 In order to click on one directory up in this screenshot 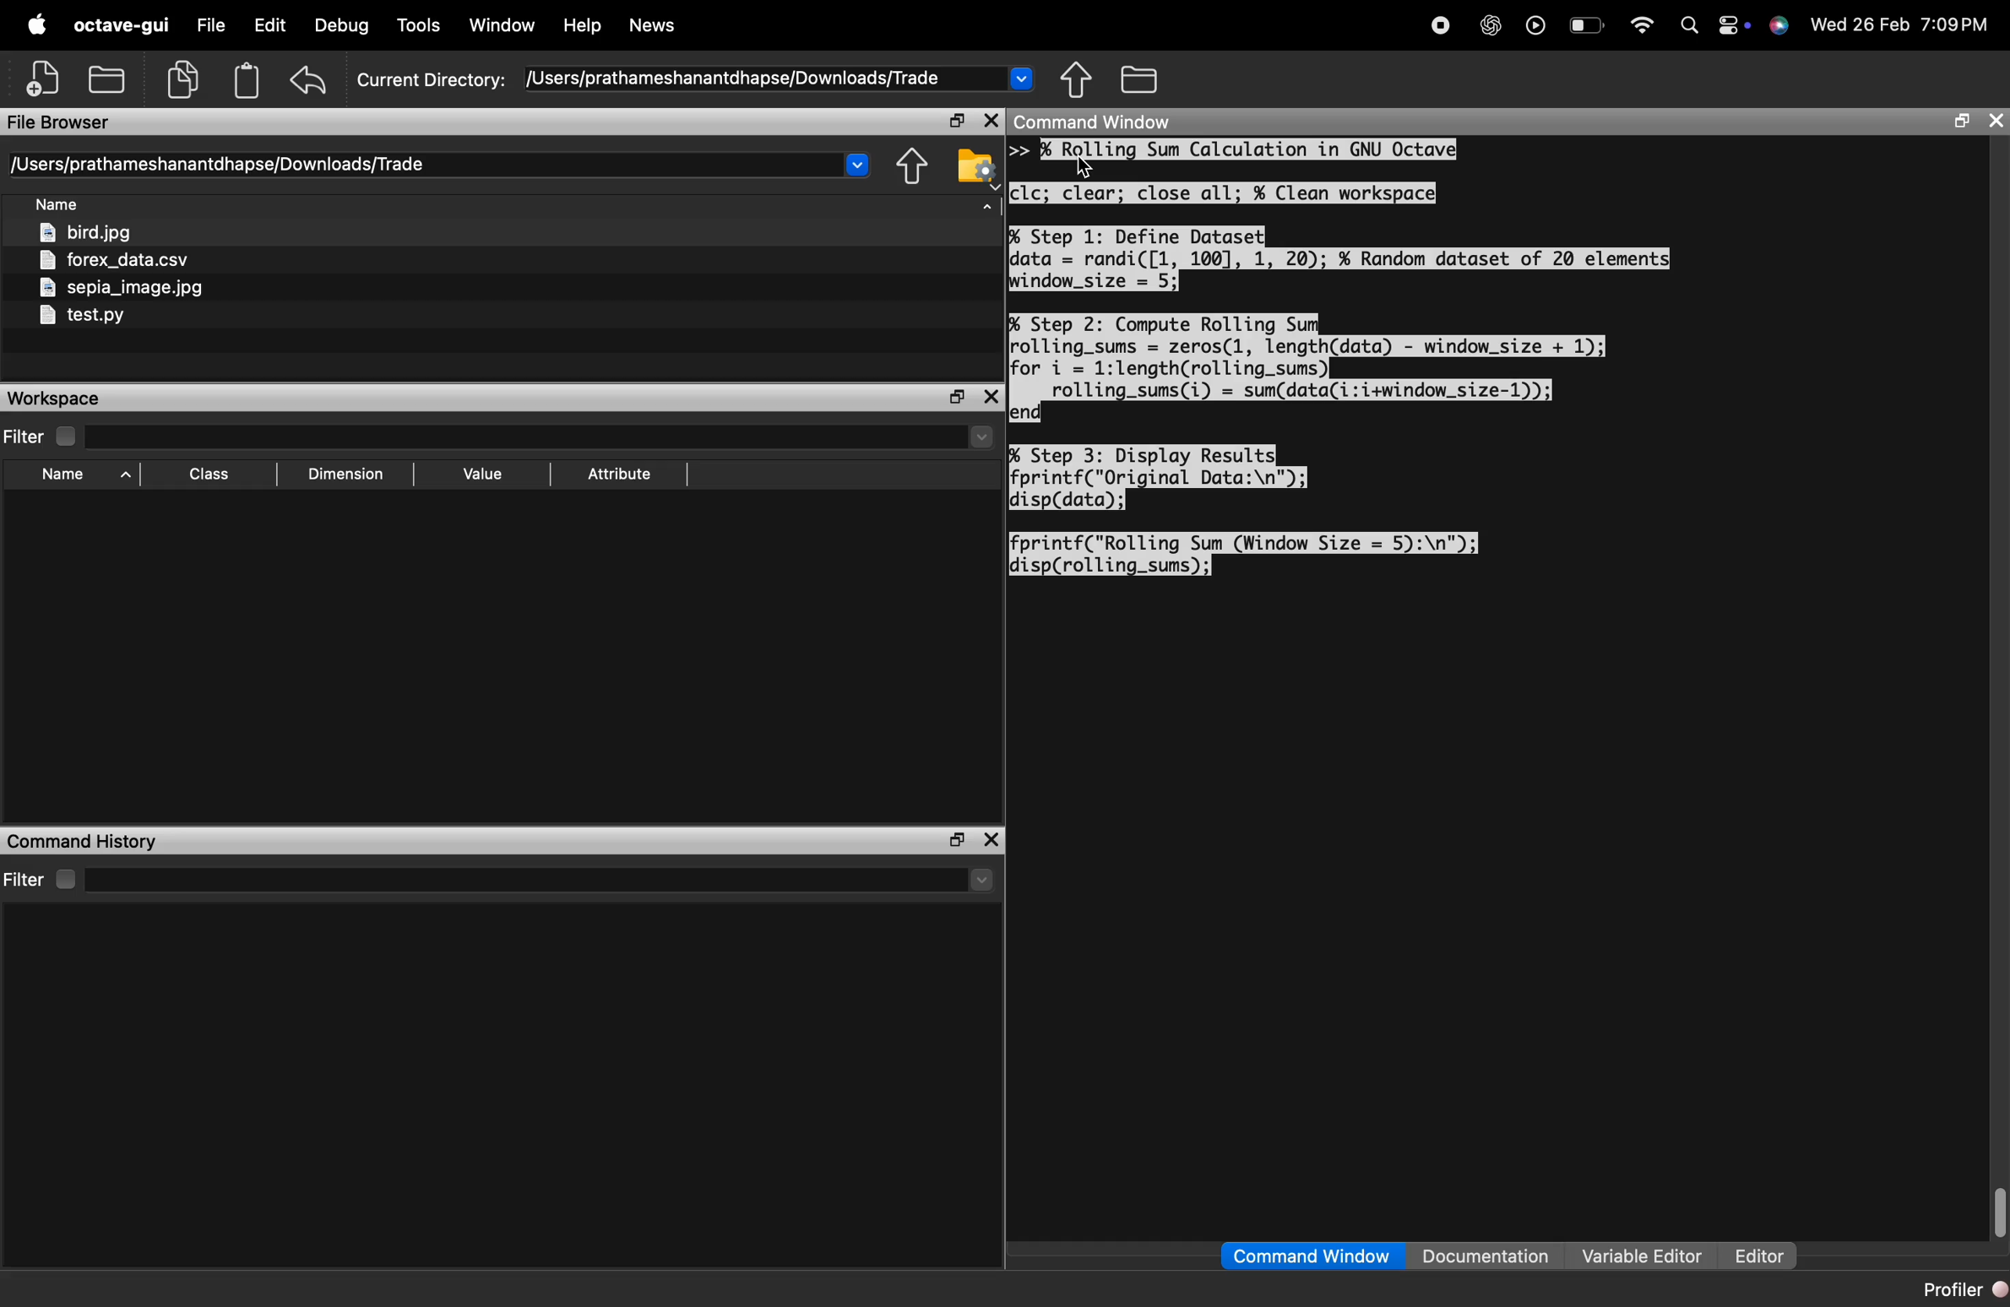, I will do `click(913, 167)`.